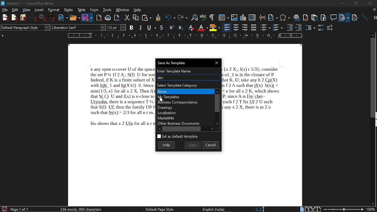 Image resolution: width=377 pixels, height=212 pixels. Describe the element at coordinates (245, 27) in the screenshot. I see `Align right` at that location.